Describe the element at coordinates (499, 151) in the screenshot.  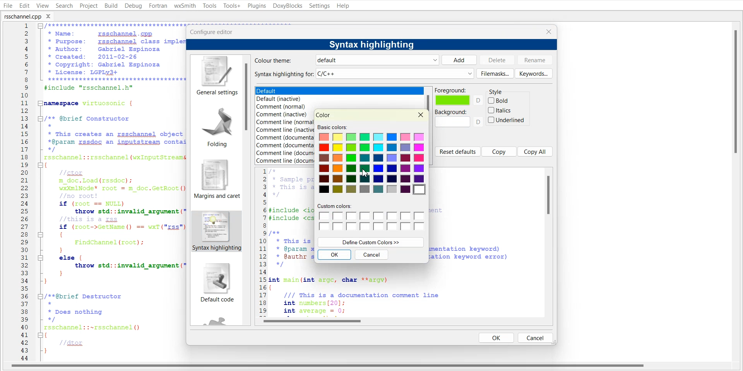
I see `Copy` at that location.